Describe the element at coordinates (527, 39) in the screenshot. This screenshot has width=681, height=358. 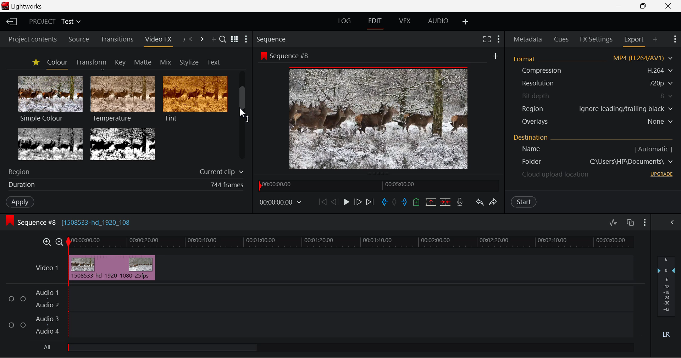
I see `Metadata` at that location.